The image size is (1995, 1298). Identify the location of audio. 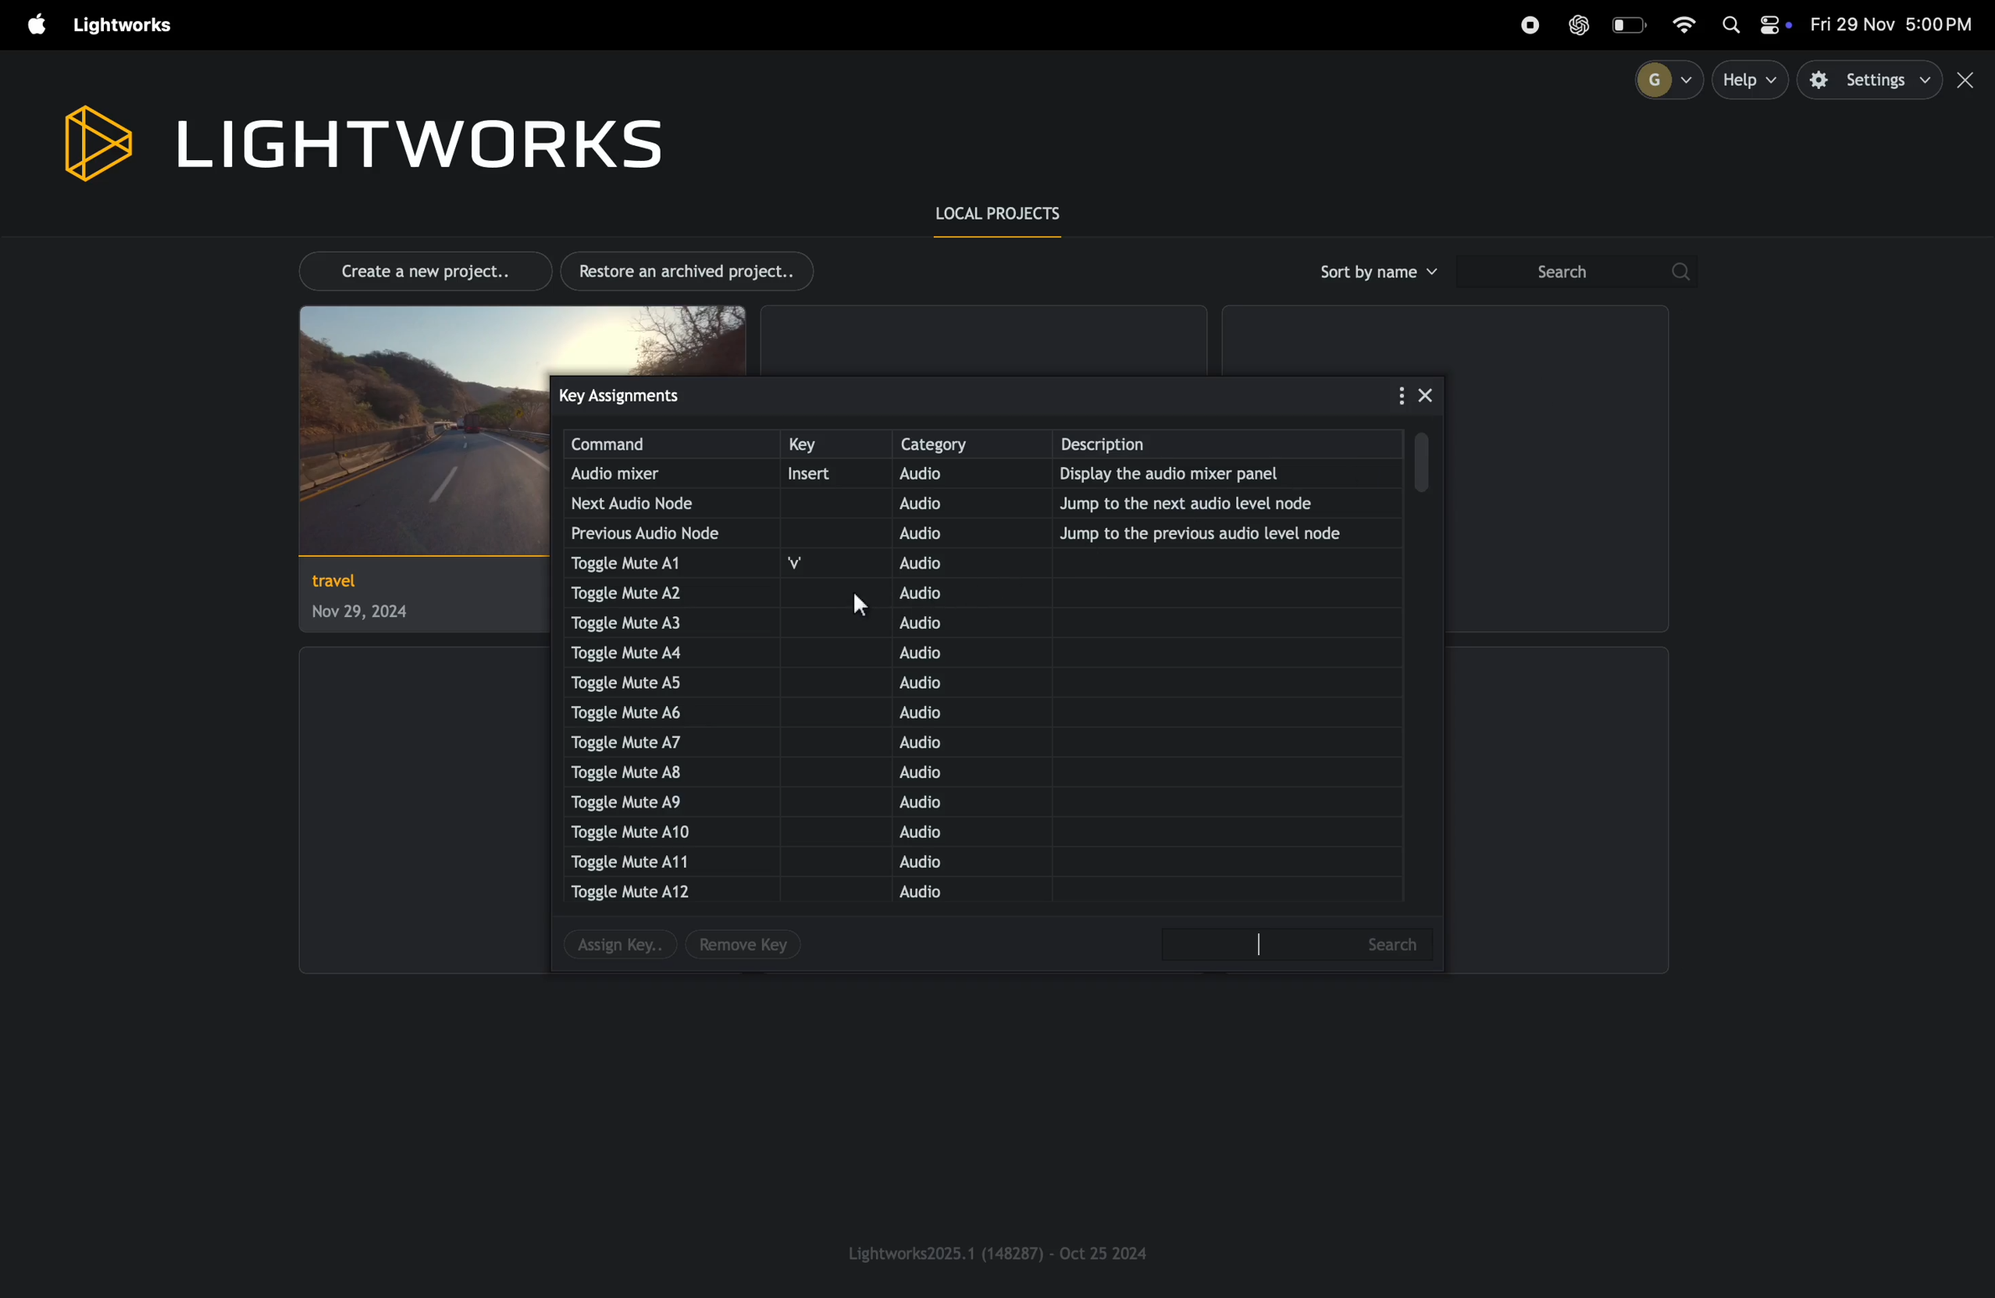
(932, 717).